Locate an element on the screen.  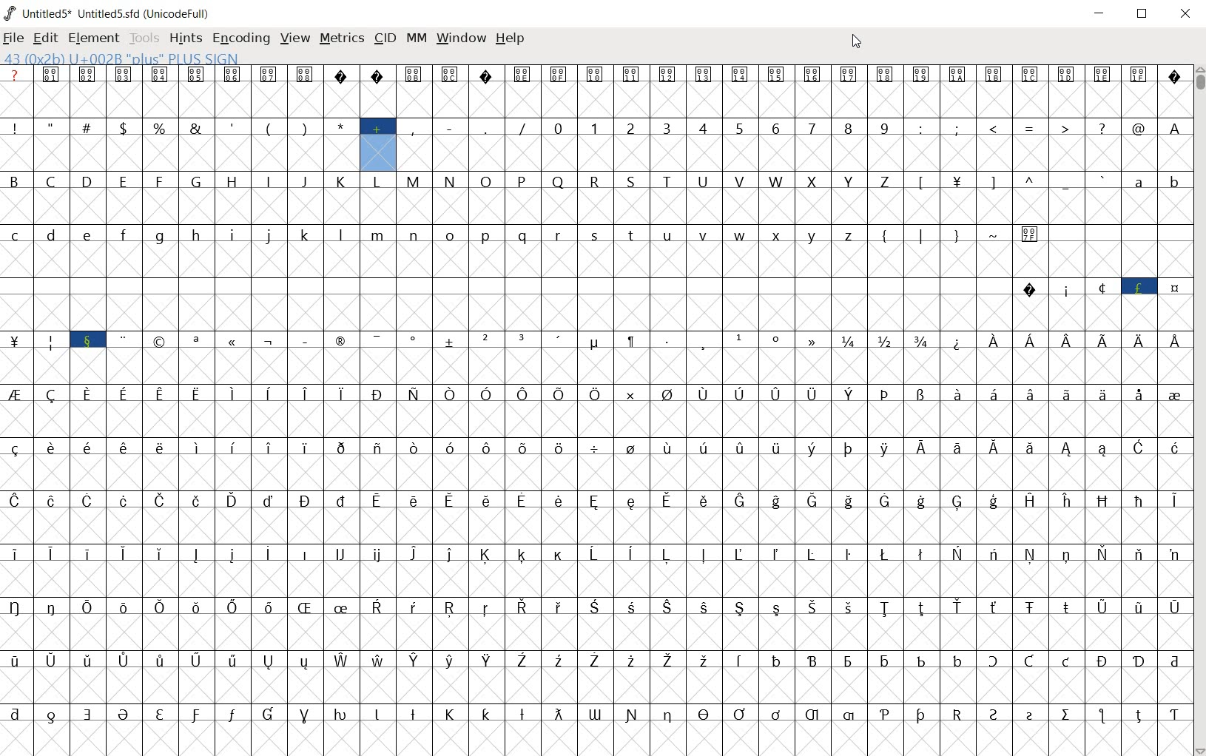
scrollbar is located at coordinates (1199, 411).